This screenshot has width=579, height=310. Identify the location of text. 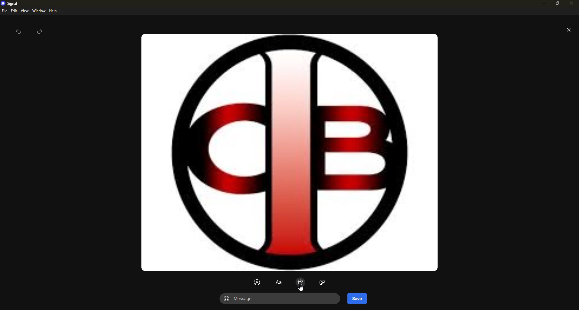
(278, 283).